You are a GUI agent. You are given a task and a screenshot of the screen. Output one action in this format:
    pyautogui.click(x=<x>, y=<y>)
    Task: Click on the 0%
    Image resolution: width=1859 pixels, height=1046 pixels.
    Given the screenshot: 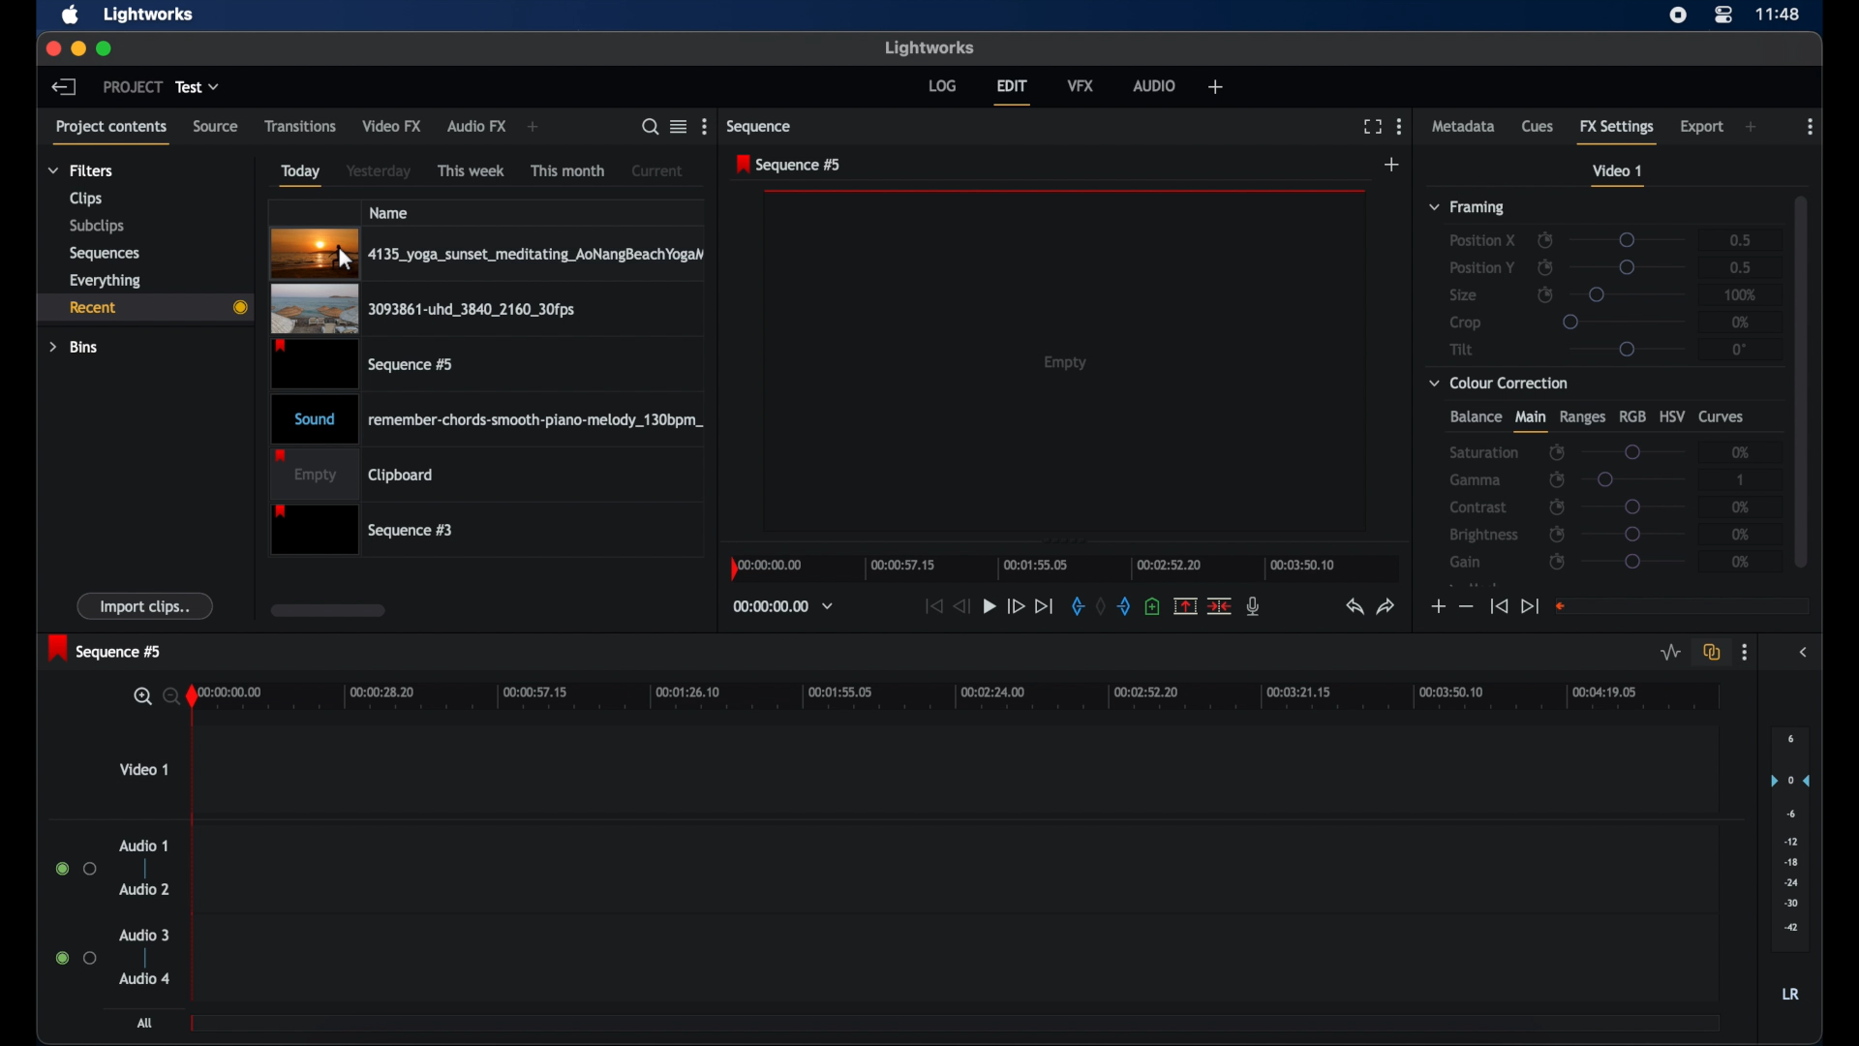 What is the action you would take?
    pyautogui.click(x=1742, y=322)
    